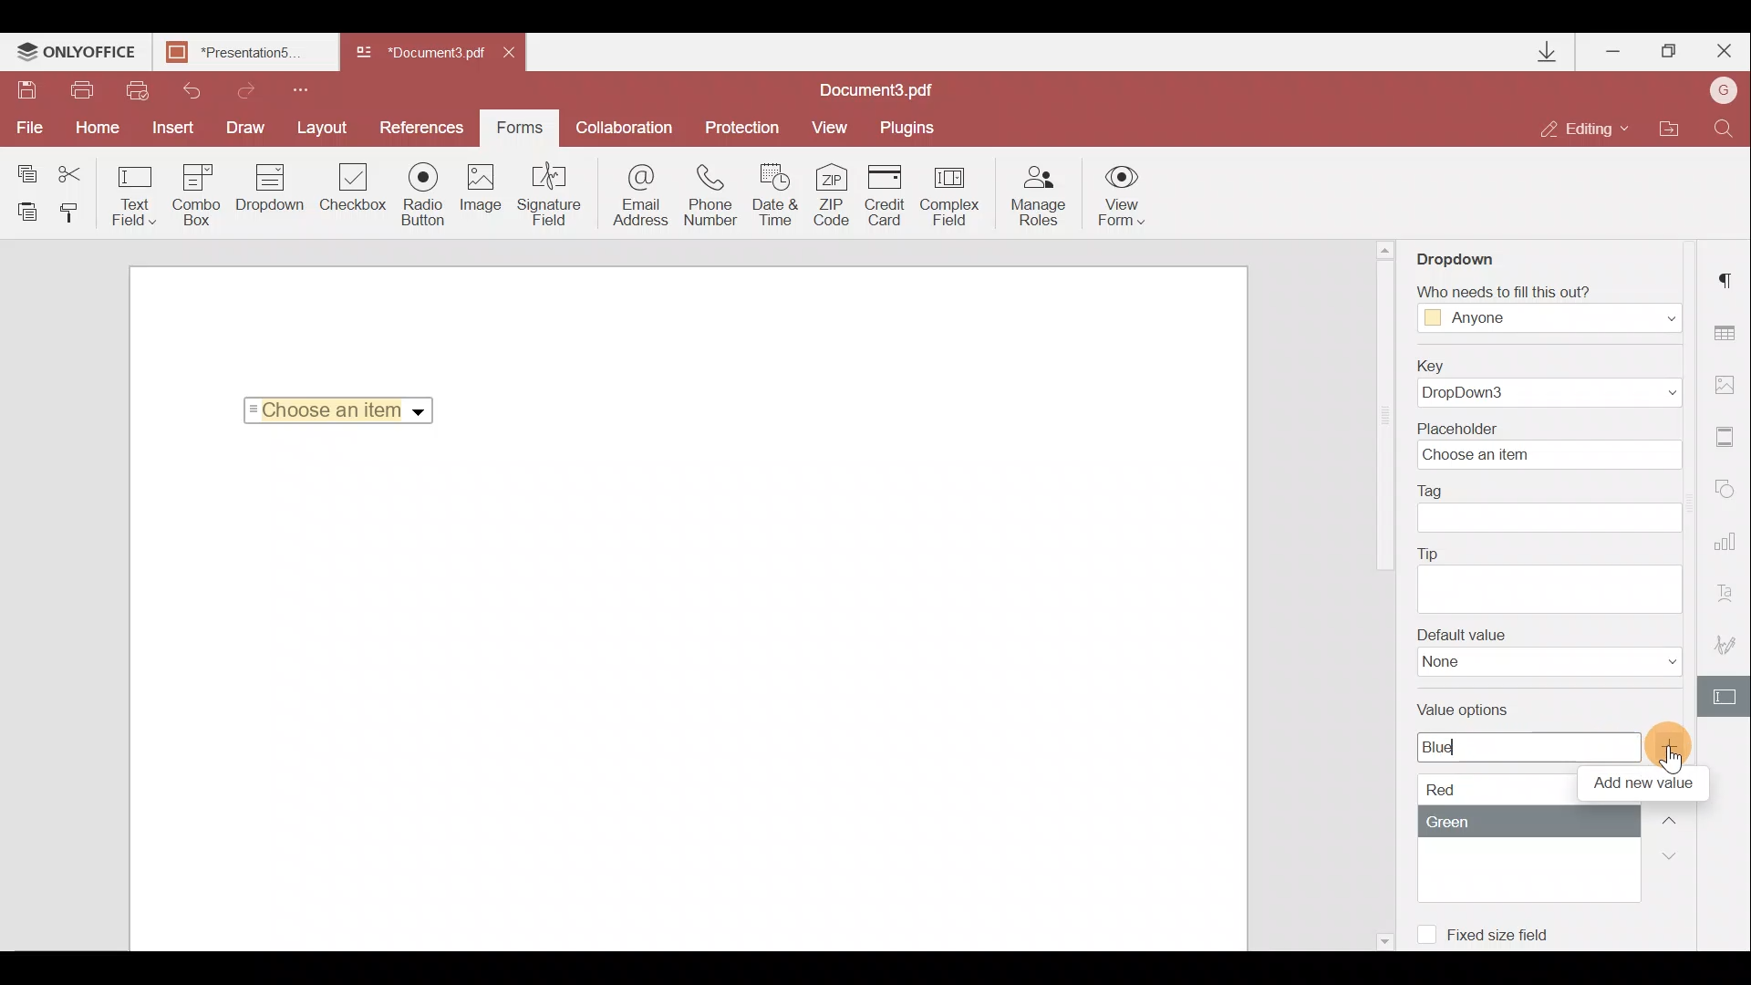  What do you see at coordinates (1673, 817) in the screenshot?
I see `Up` at bounding box center [1673, 817].